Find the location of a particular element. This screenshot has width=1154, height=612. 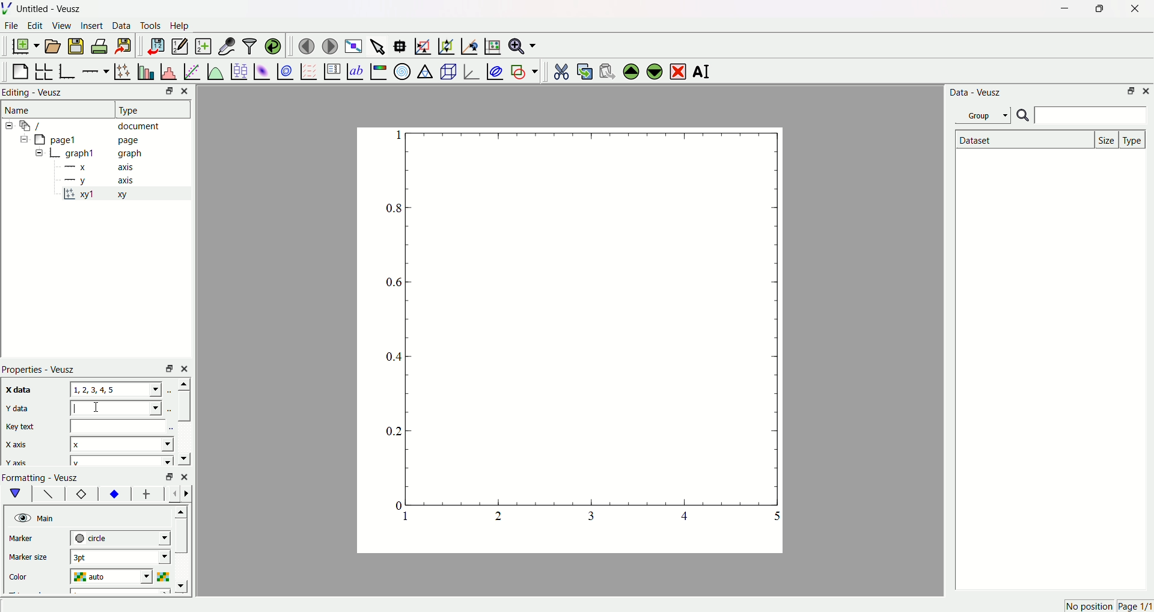

edit and entry new datasets is located at coordinates (179, 47).